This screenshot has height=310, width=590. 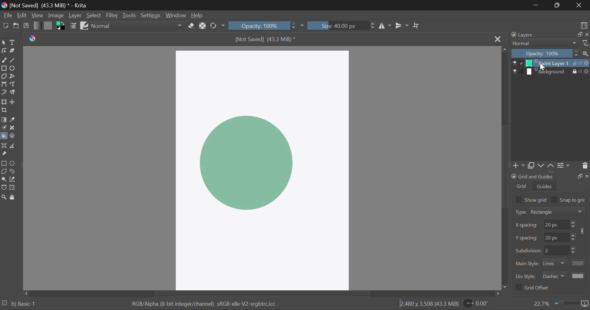 What do you see at coordinates (537, 5) in the screenshot?
I see `Restore Down` at bounding box center [537, 5].